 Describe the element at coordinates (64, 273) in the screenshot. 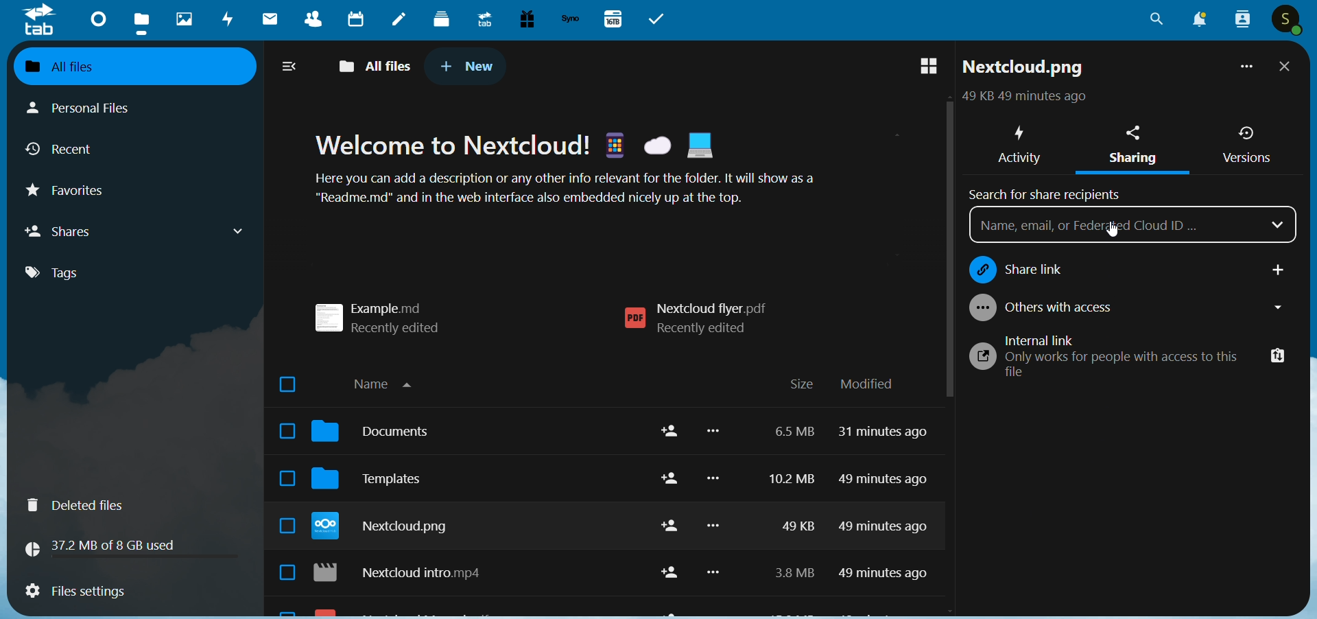

I see `tags` at that location.